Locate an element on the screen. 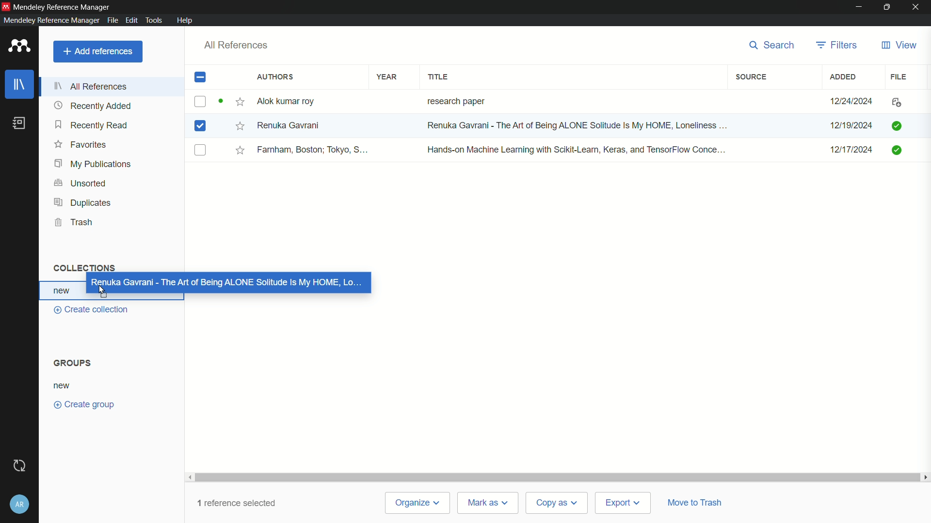 This screenshot has width=931, height=523. file menu is located at coordinates (111, 20).